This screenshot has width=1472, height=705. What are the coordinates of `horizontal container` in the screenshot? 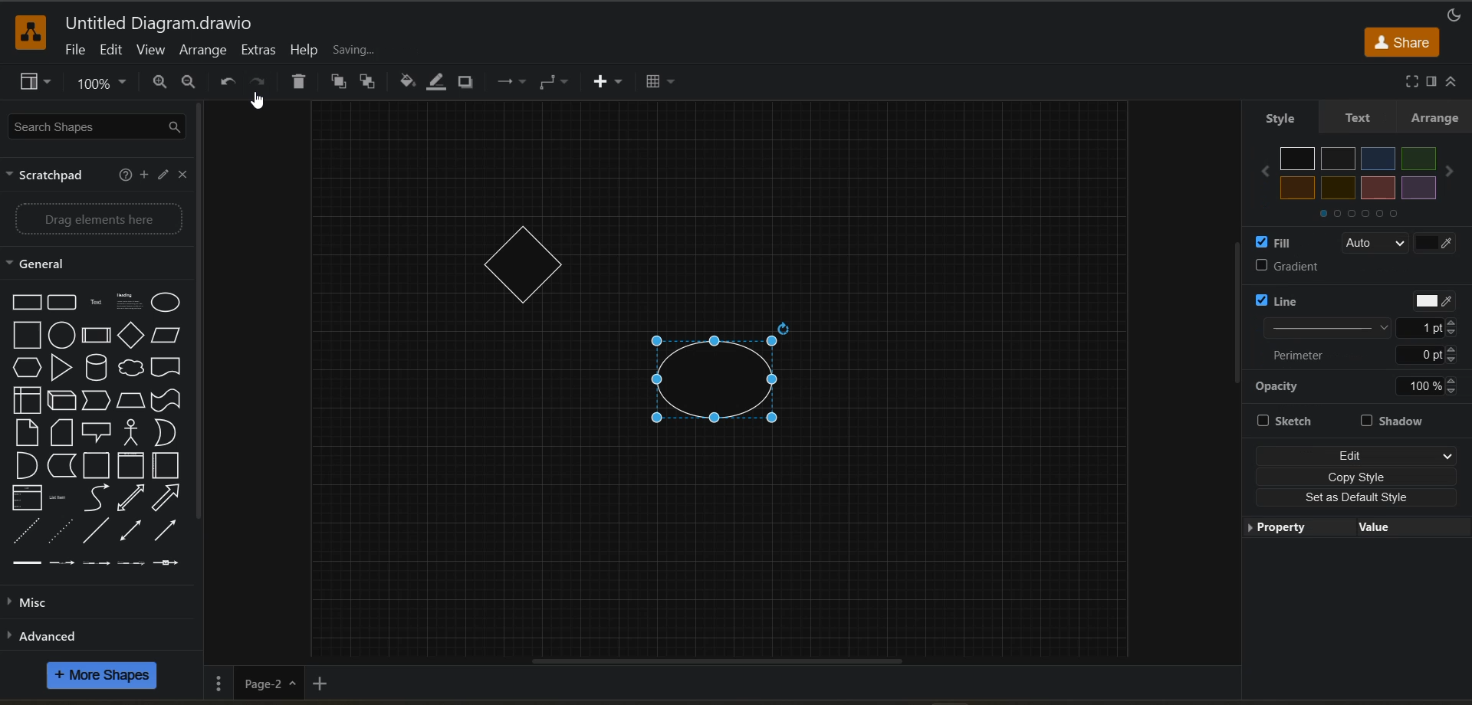 It's located at (166, 466).